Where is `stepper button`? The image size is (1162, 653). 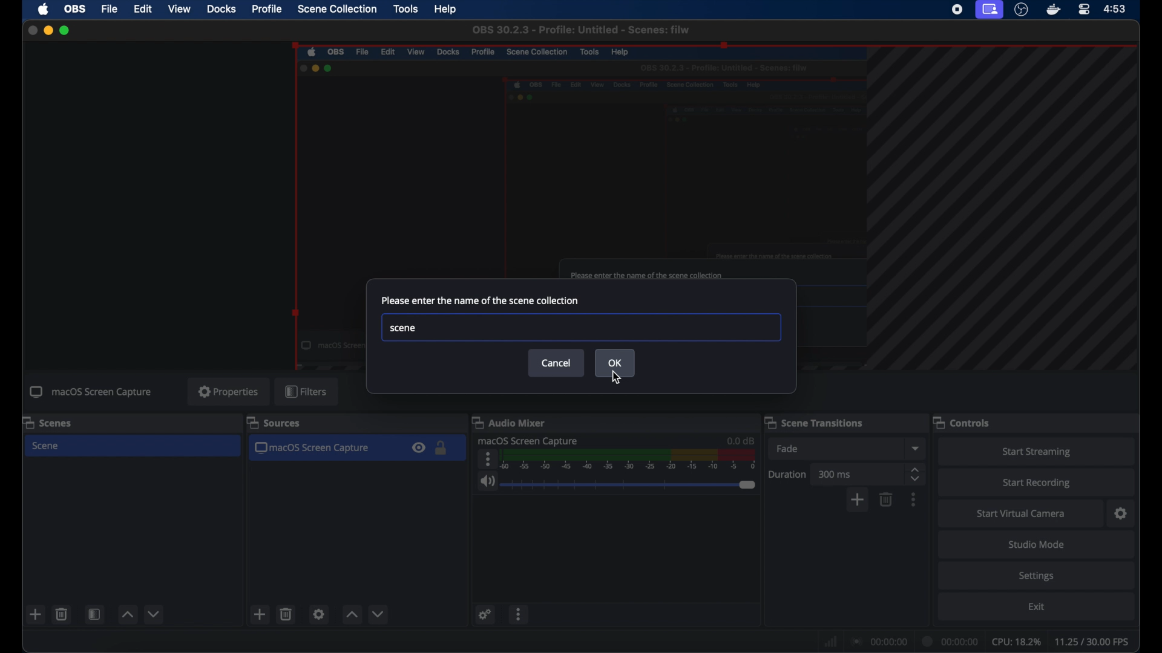
stepper button is located at coordinates (915, 473).